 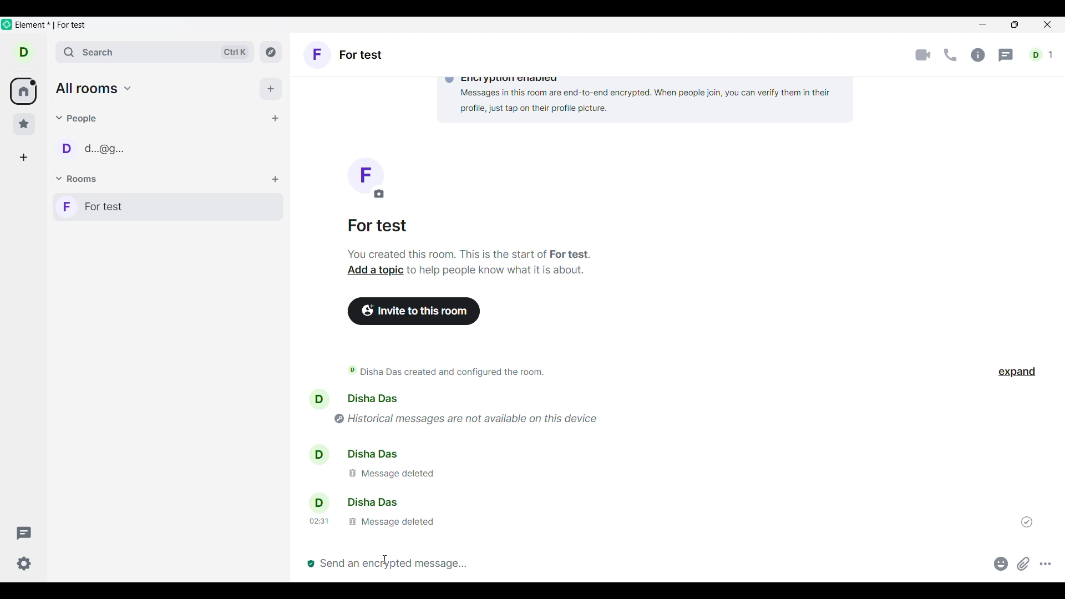 I want to click on Indicates message was sent, so click(x=1027, y=522).